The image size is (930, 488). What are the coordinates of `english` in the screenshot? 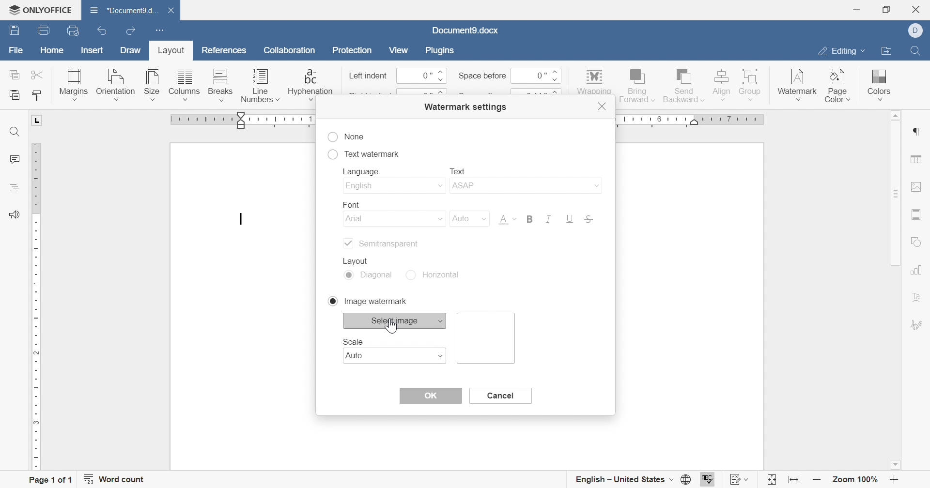 It's located at (393, 186).